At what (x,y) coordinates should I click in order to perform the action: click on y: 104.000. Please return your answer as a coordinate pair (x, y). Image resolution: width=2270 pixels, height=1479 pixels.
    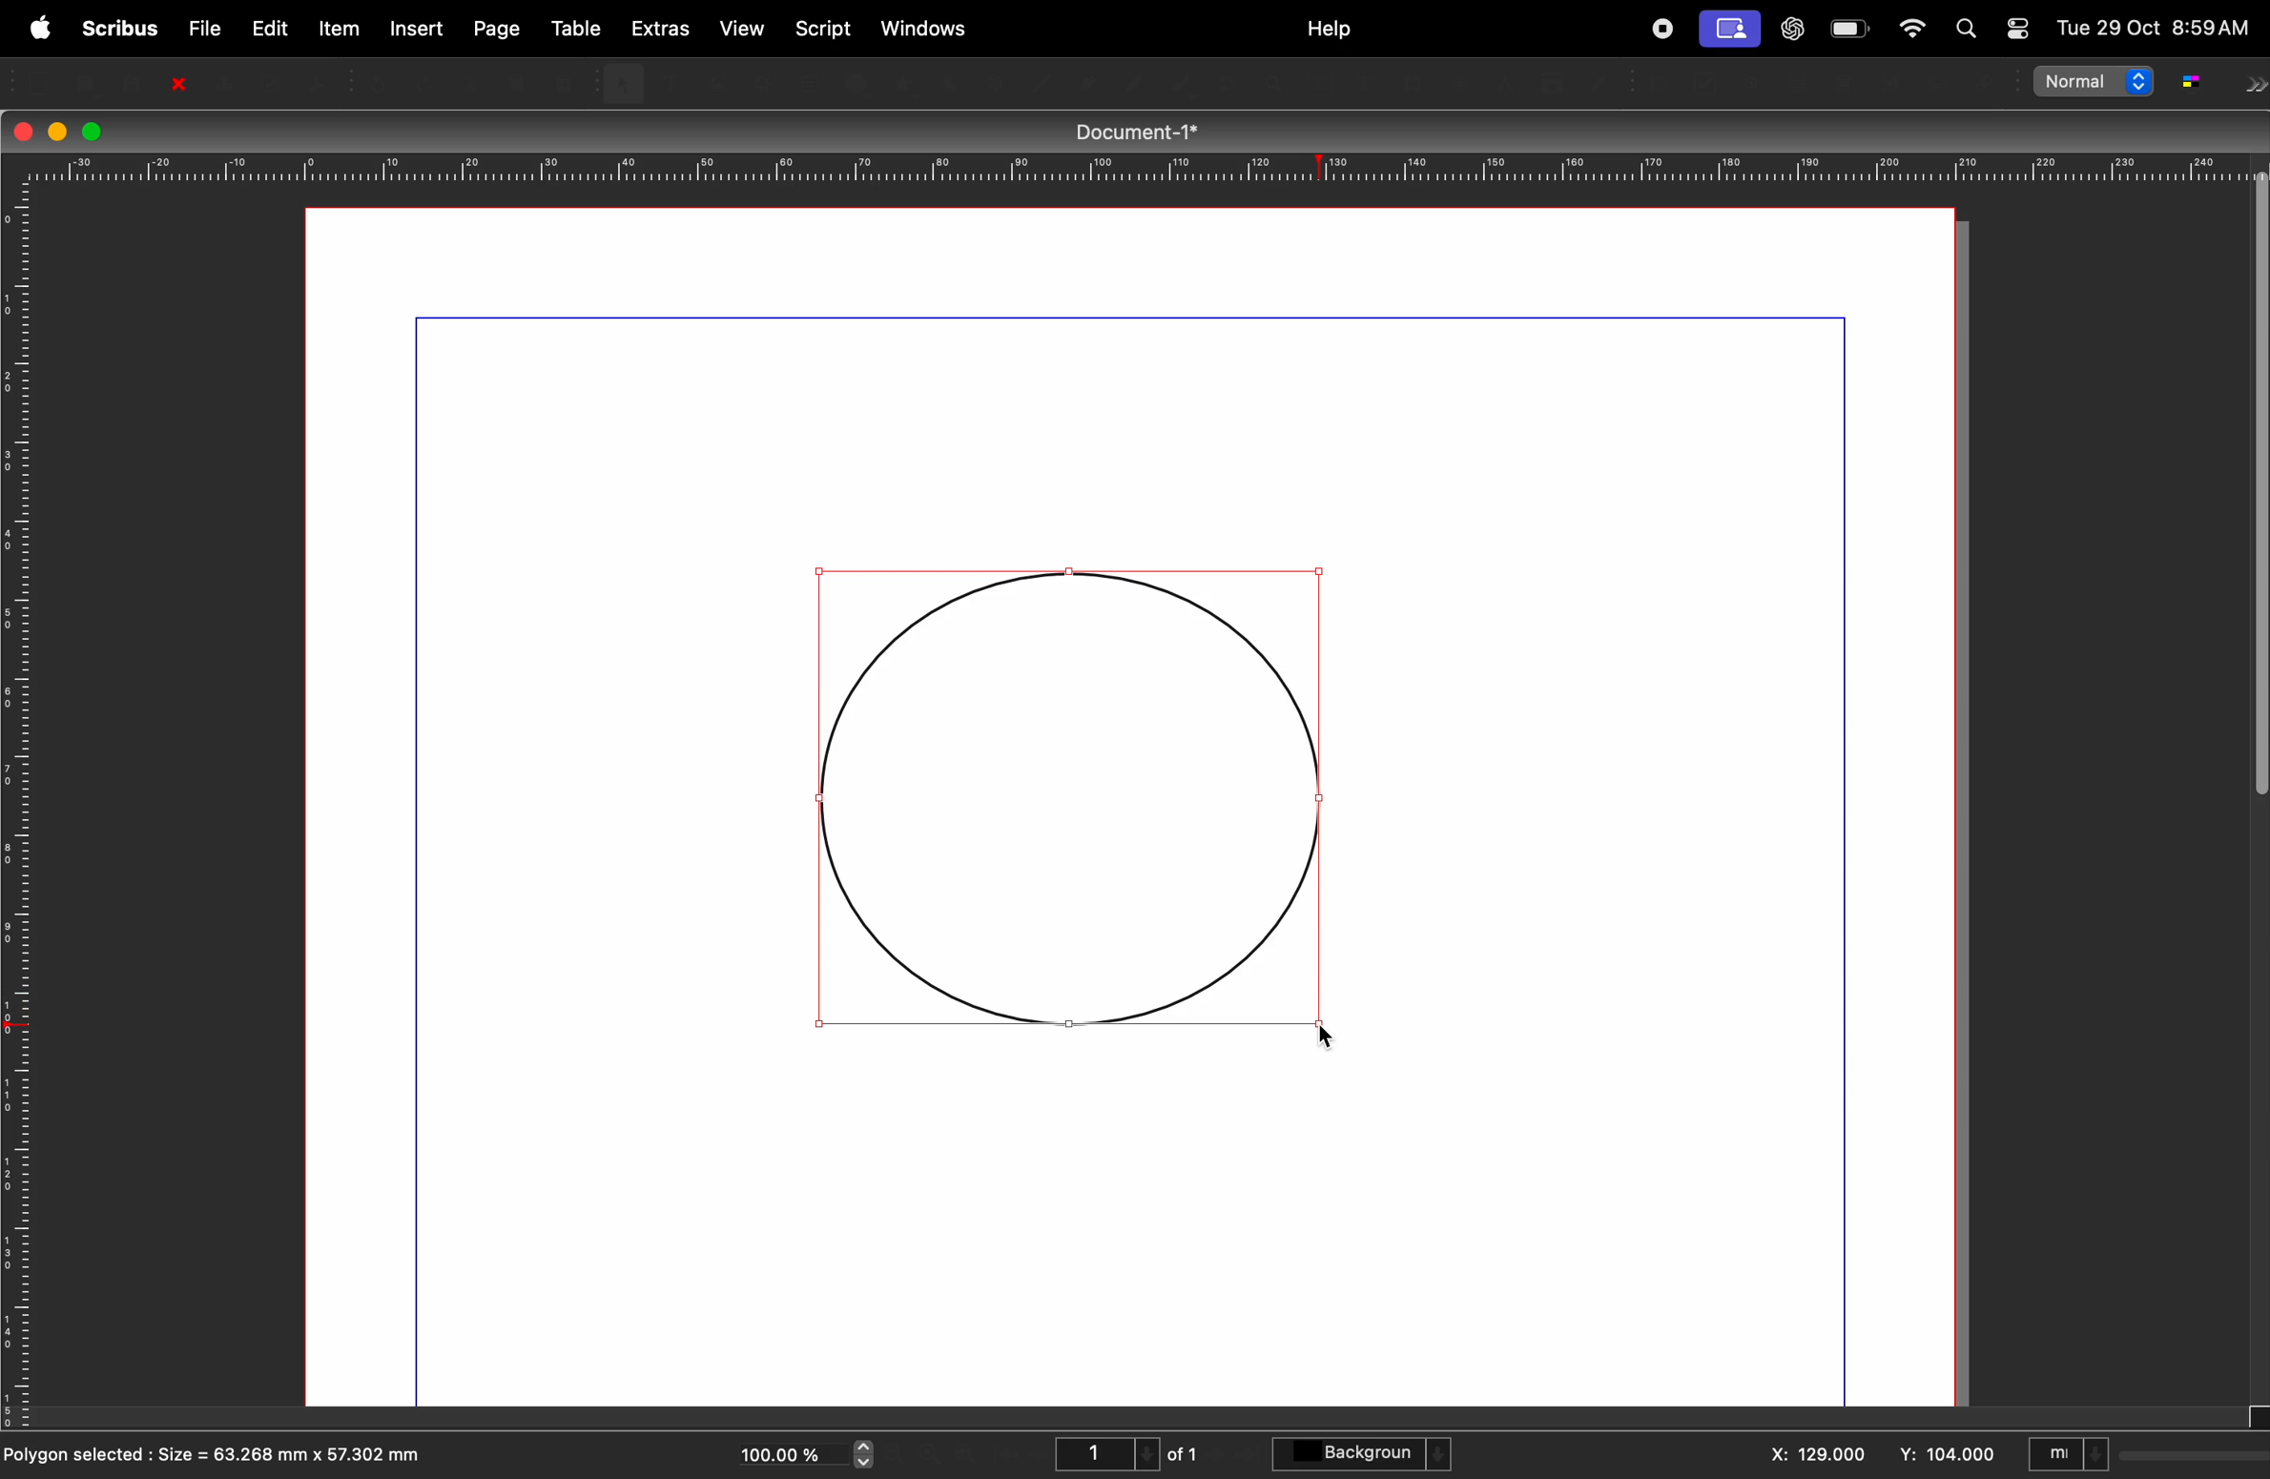
    Looking at the image, I should click on (1937, 1453).